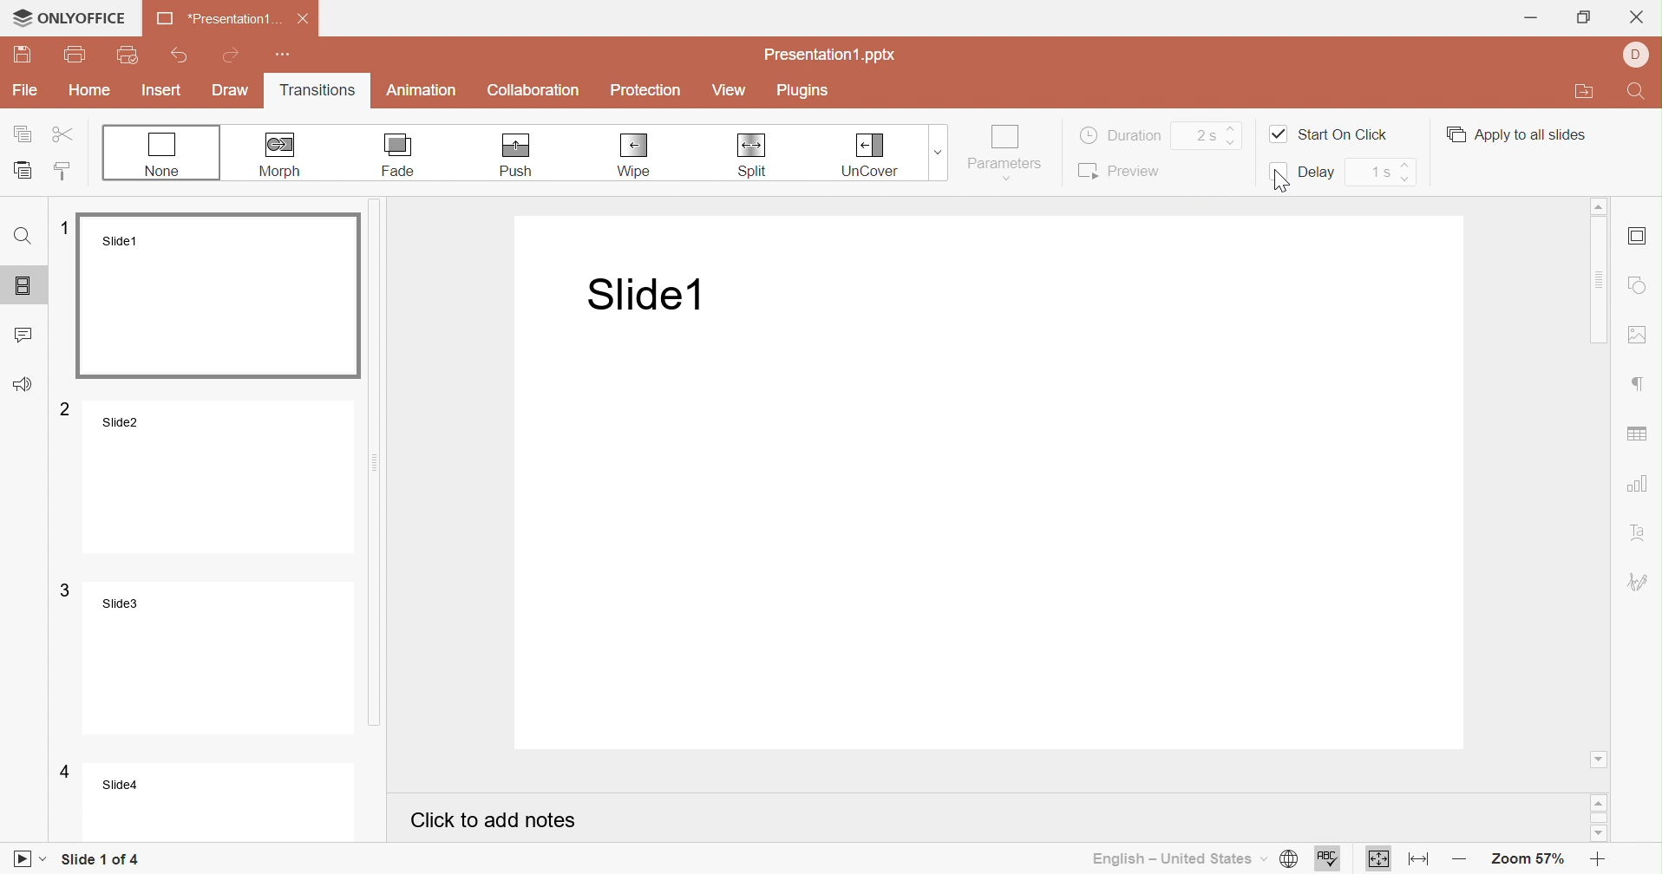 This screenshot has width=1662, height=874. Describe the element at coordinates (646, 91) in the screenshot. I see `Protection` at that location.